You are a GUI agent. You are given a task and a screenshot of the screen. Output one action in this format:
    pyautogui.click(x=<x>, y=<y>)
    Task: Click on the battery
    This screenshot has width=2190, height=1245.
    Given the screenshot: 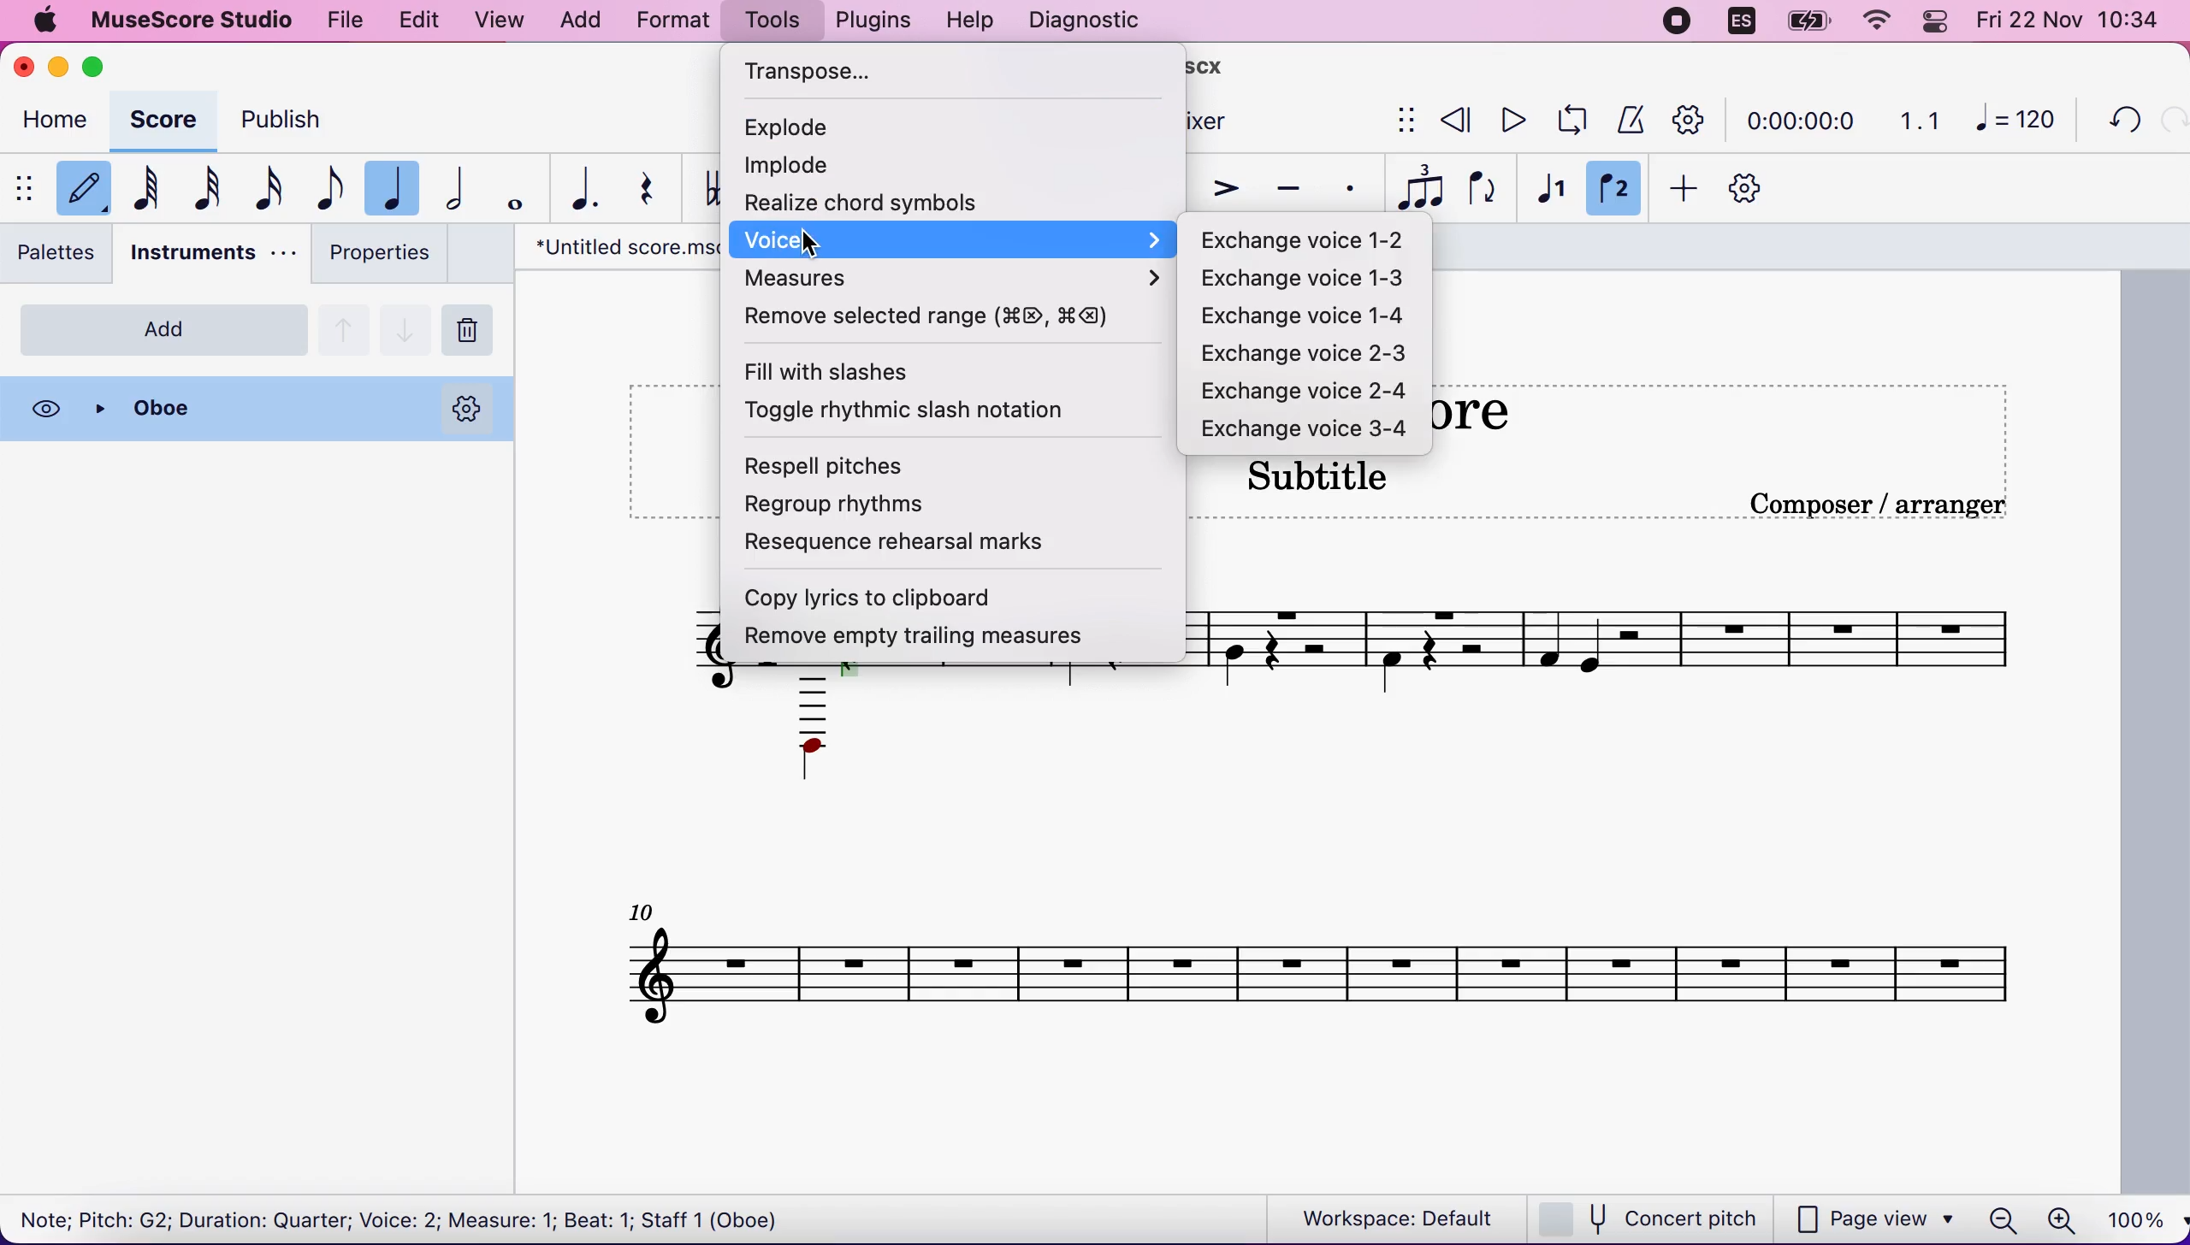 What is the action you would take?
    pyautogui.click(x=1804, y=22)
    